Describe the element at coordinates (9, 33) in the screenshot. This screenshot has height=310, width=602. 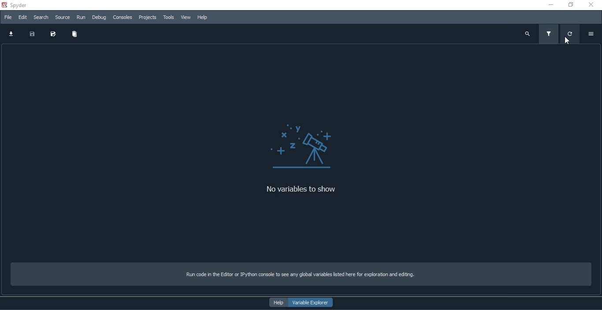
I see `download` at that location.